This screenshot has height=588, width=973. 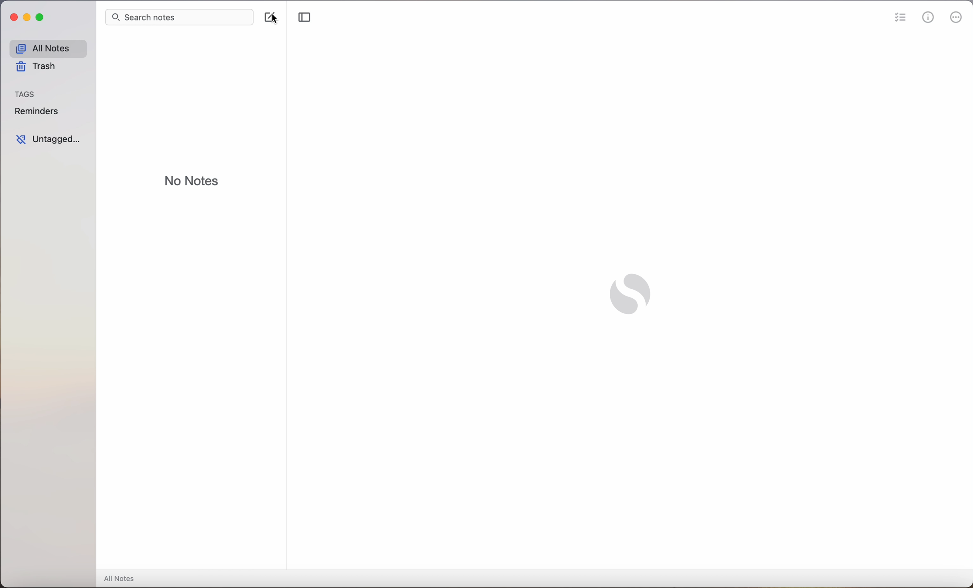 What do you see at coordinates (272, 19) in the screenshot?
I see `click on create note` at bounding box center [272, 19].